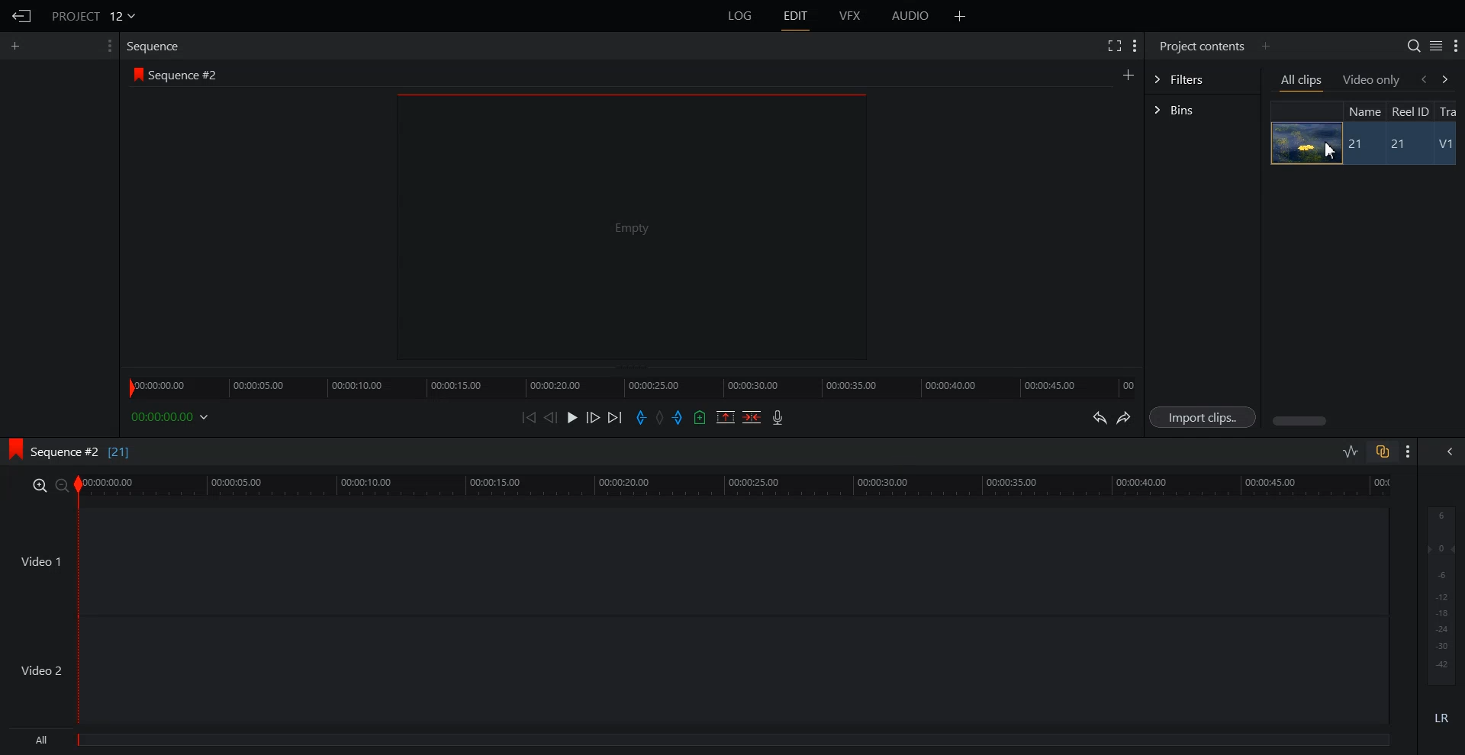 This screenshot has height=755, width=1465. What do you see at coordinates (960, 16) in the screenshot?
I see `Add panel` at bounding box center [960, 16].